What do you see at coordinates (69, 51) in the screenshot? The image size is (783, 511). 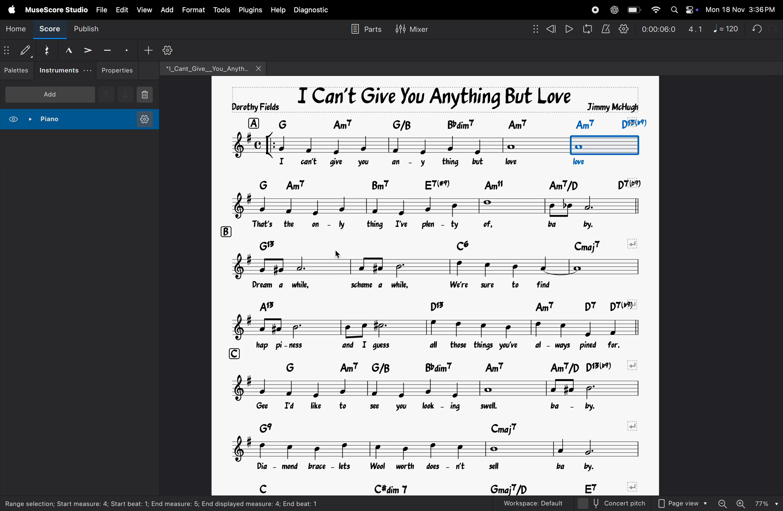 I see `marcato` at bounding box center [69, 51].